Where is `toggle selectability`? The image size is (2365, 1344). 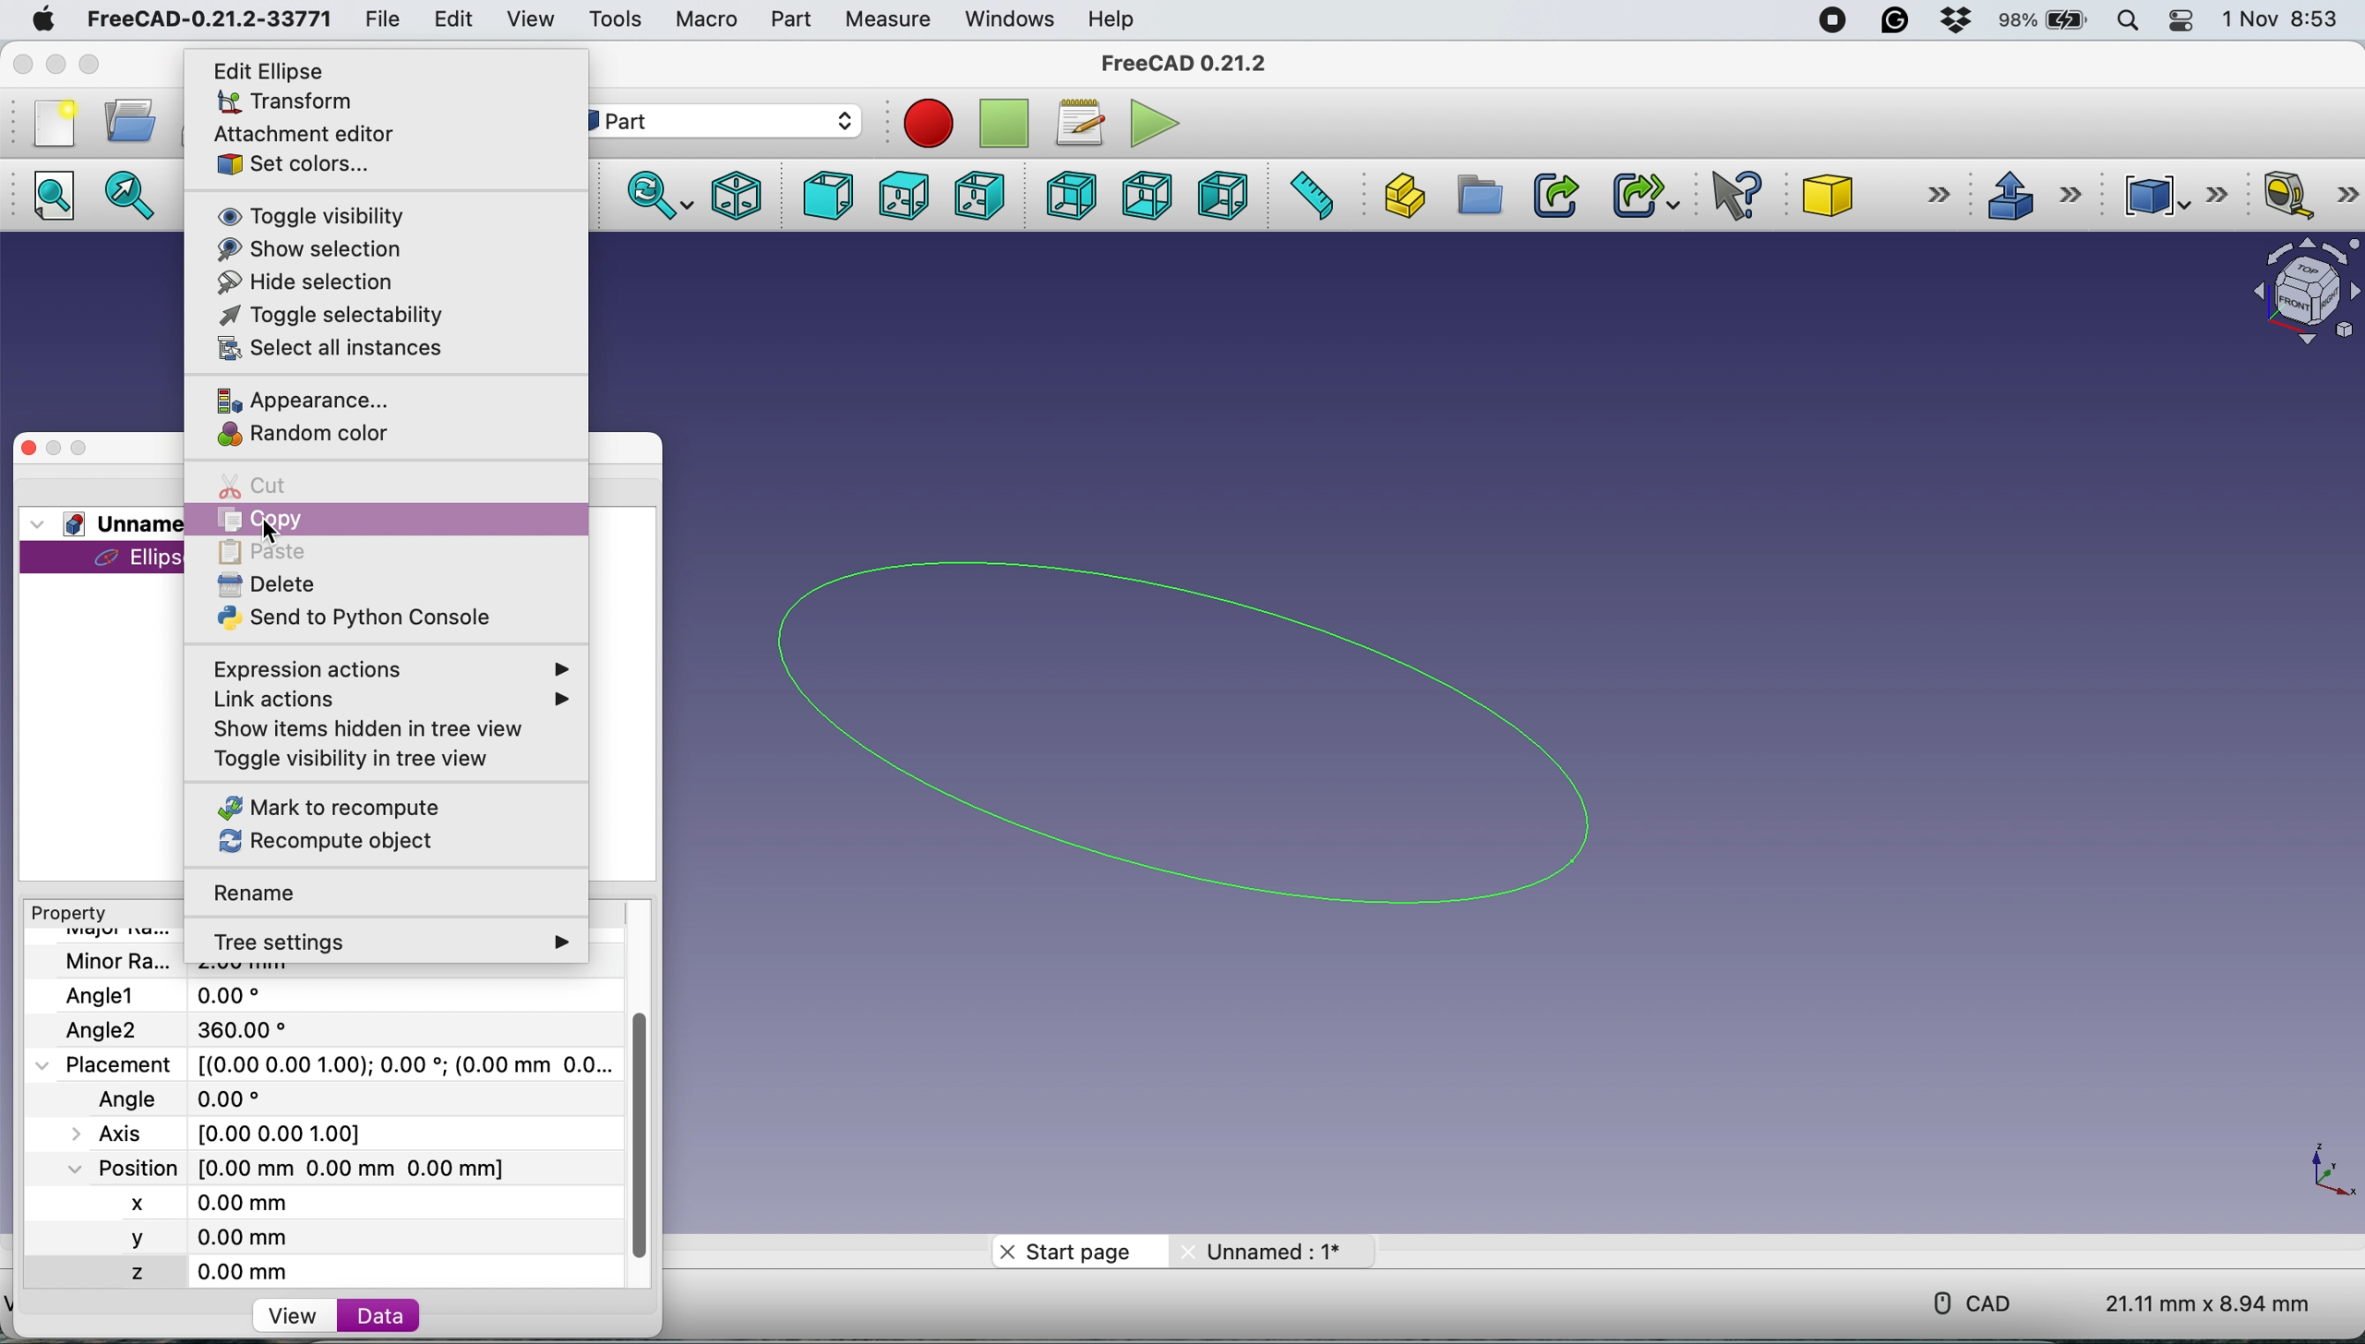
toggle selectability is located at coordinates (326, 317).